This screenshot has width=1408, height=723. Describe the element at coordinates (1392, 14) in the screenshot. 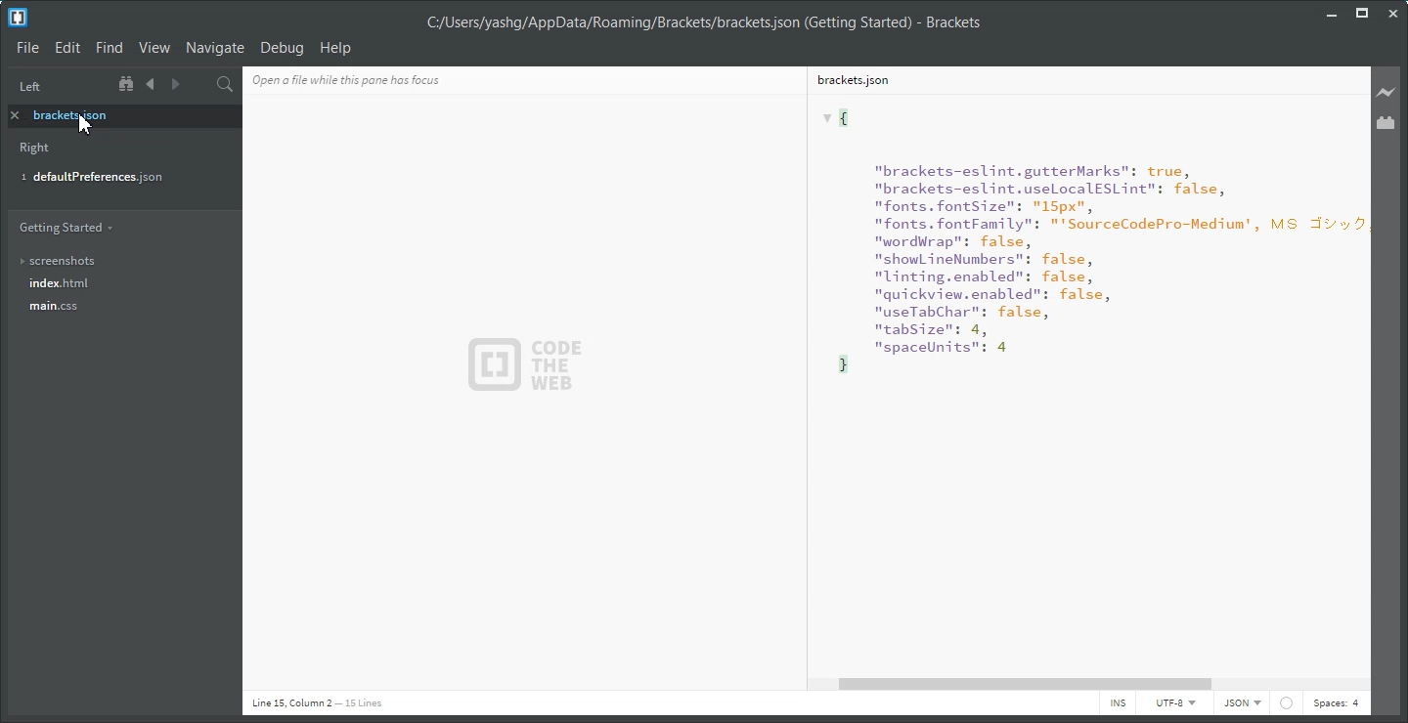

I see `Close` at that location.